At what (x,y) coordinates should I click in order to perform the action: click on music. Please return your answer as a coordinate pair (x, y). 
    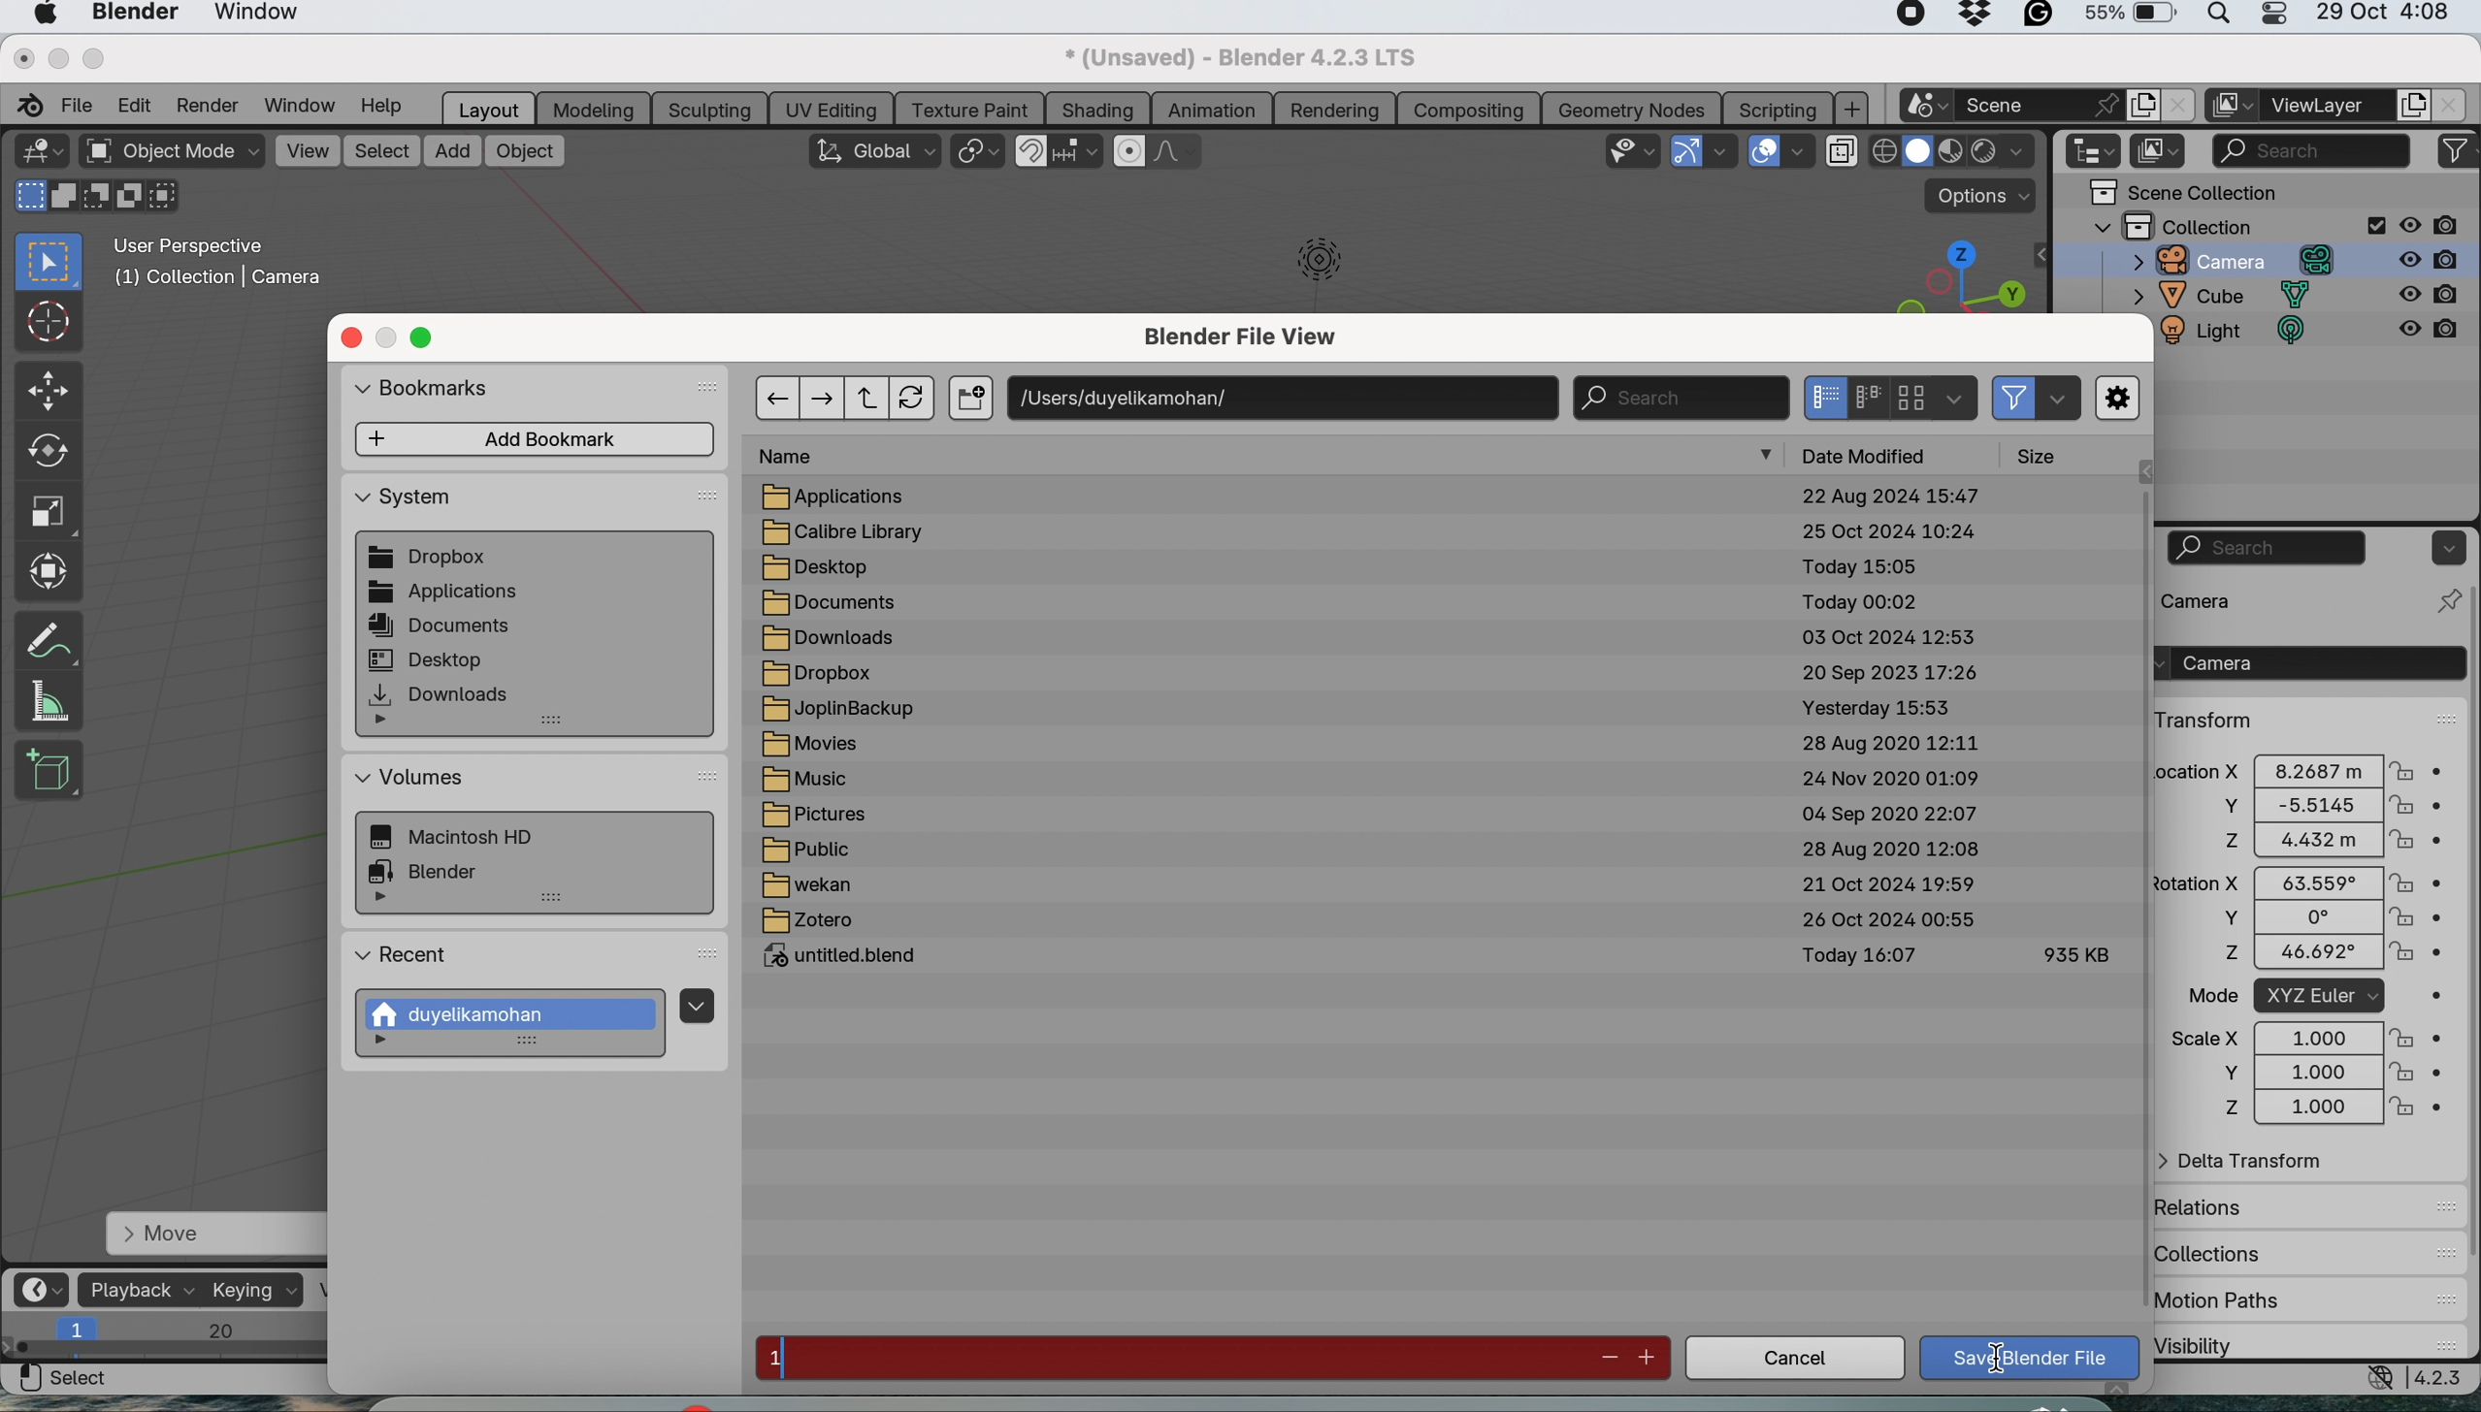
    Looking at the image, I should click on (818, 782).